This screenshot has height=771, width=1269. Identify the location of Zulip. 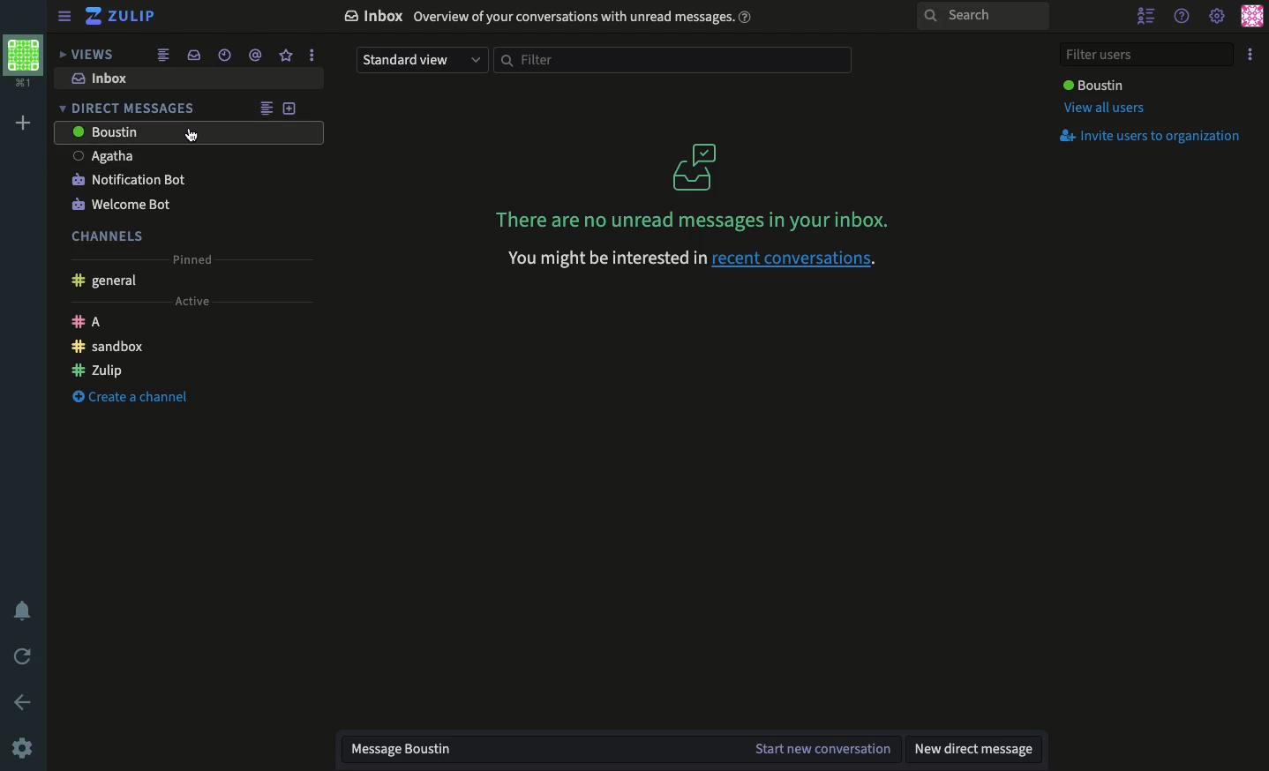
(99, 370).